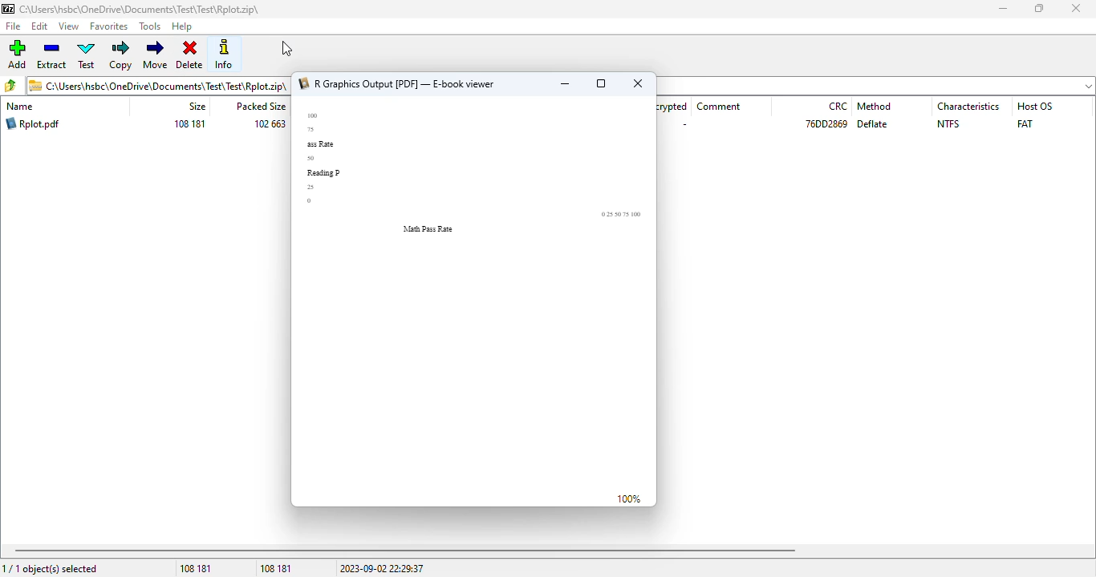 This screenshot has width=1096, height=577. What do you see at coordinates (827, 124) in the screenshot?
I see `76DD2869` at bounding box center [827, 124].